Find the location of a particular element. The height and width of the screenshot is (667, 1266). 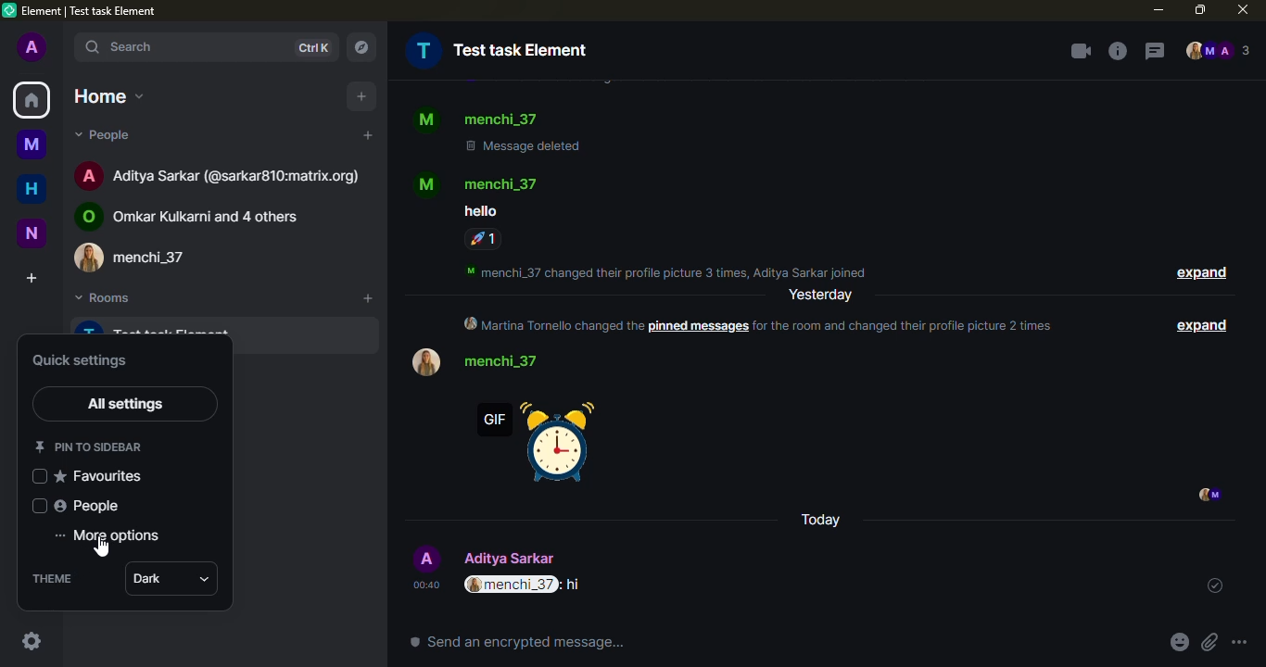

gif is located at coordinates (536, 445).